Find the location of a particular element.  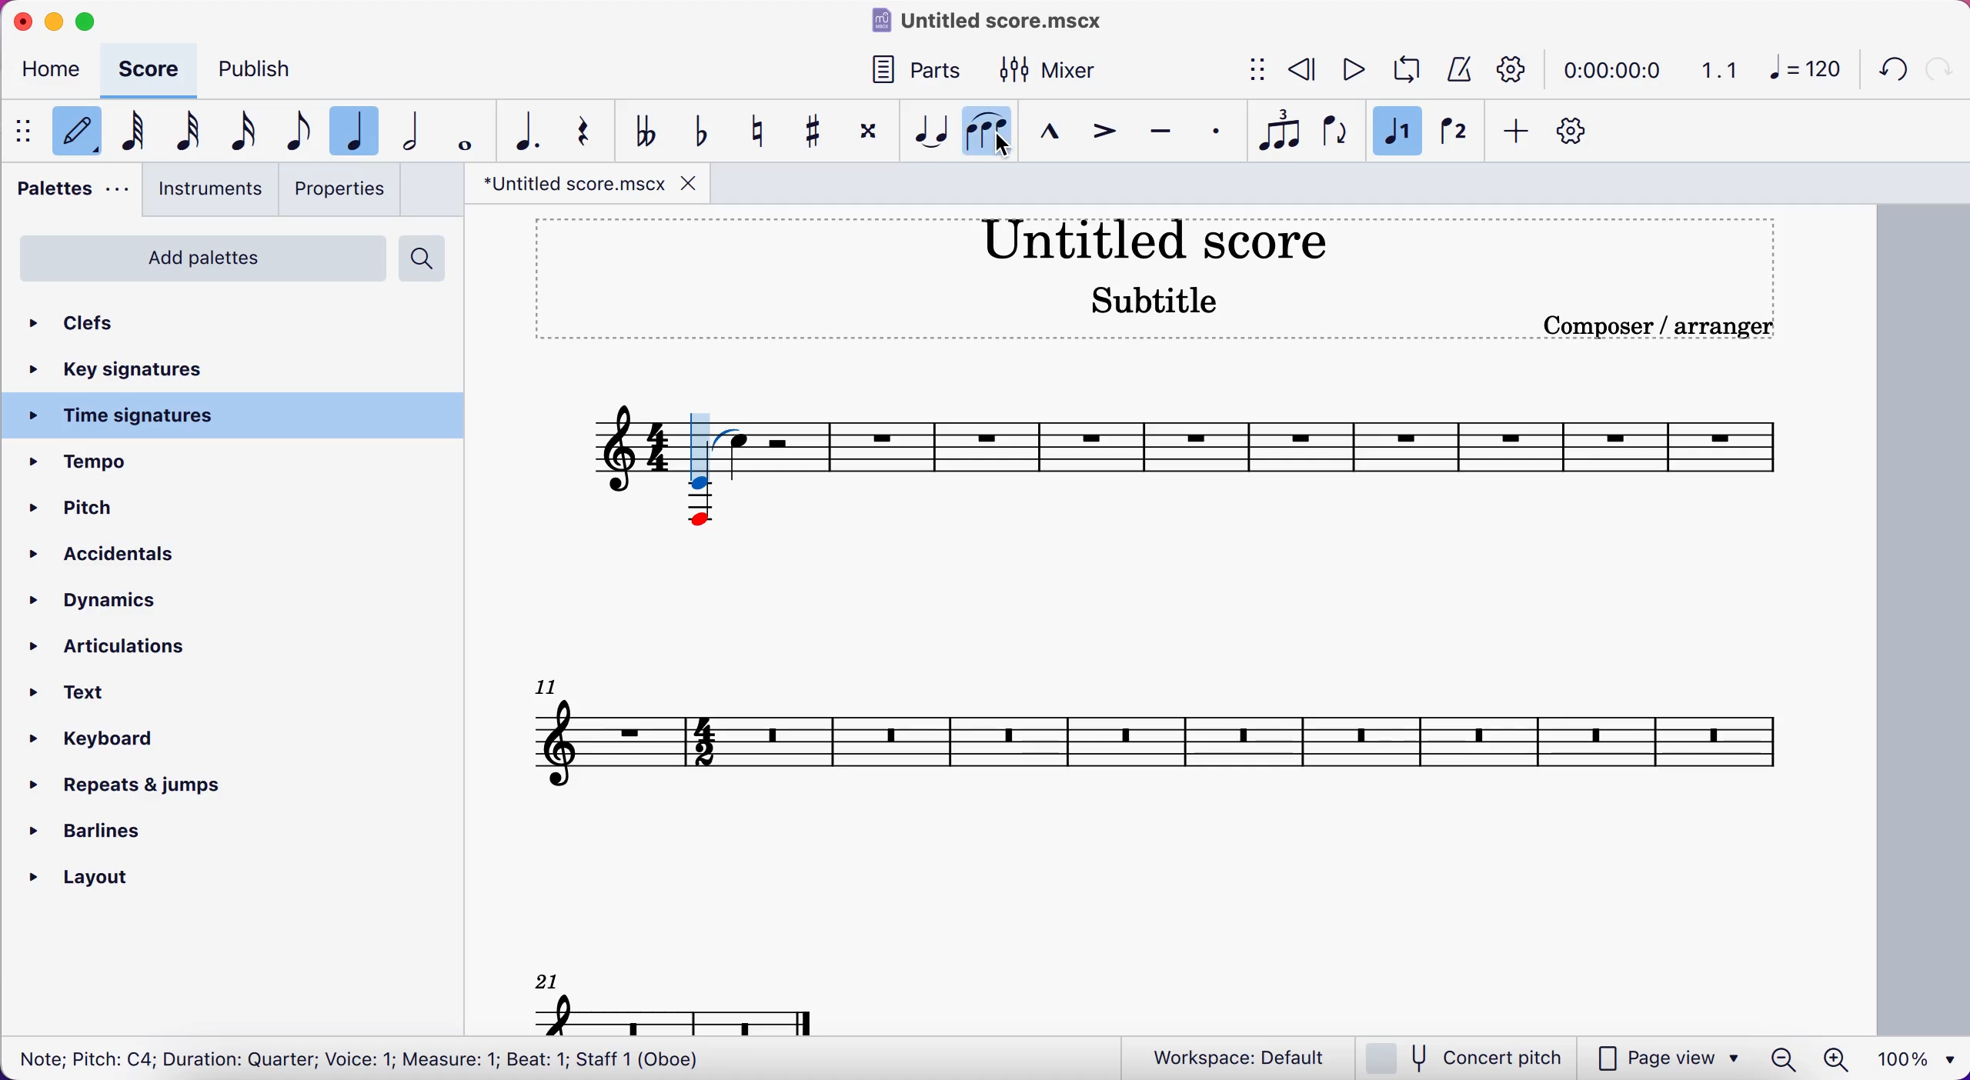

close is located at coordinates (21, 22).